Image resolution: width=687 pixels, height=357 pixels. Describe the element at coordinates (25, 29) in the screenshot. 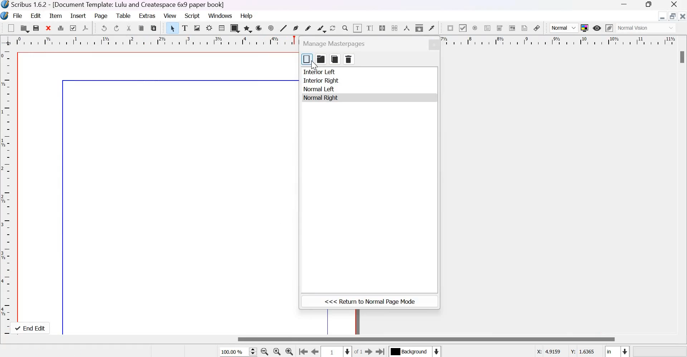

I see `open` at that location.